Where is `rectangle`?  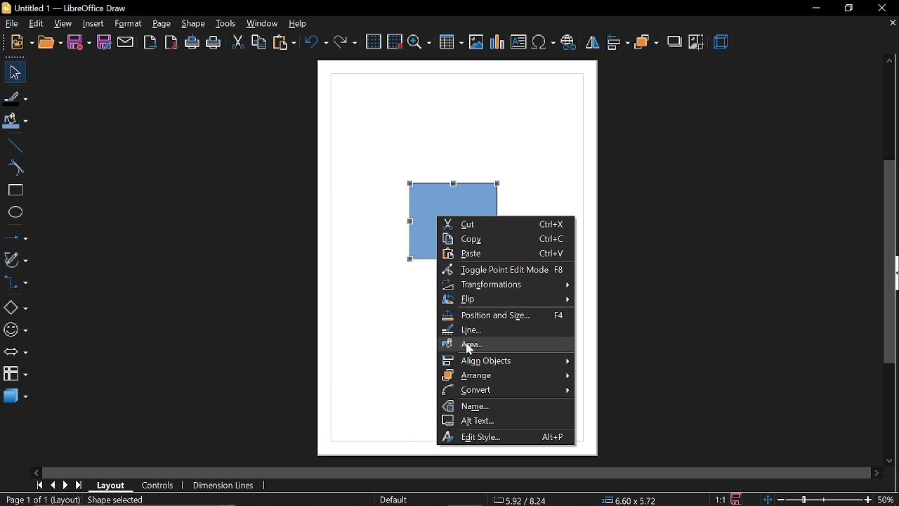
rectangle is located at coordinates (13, 190).